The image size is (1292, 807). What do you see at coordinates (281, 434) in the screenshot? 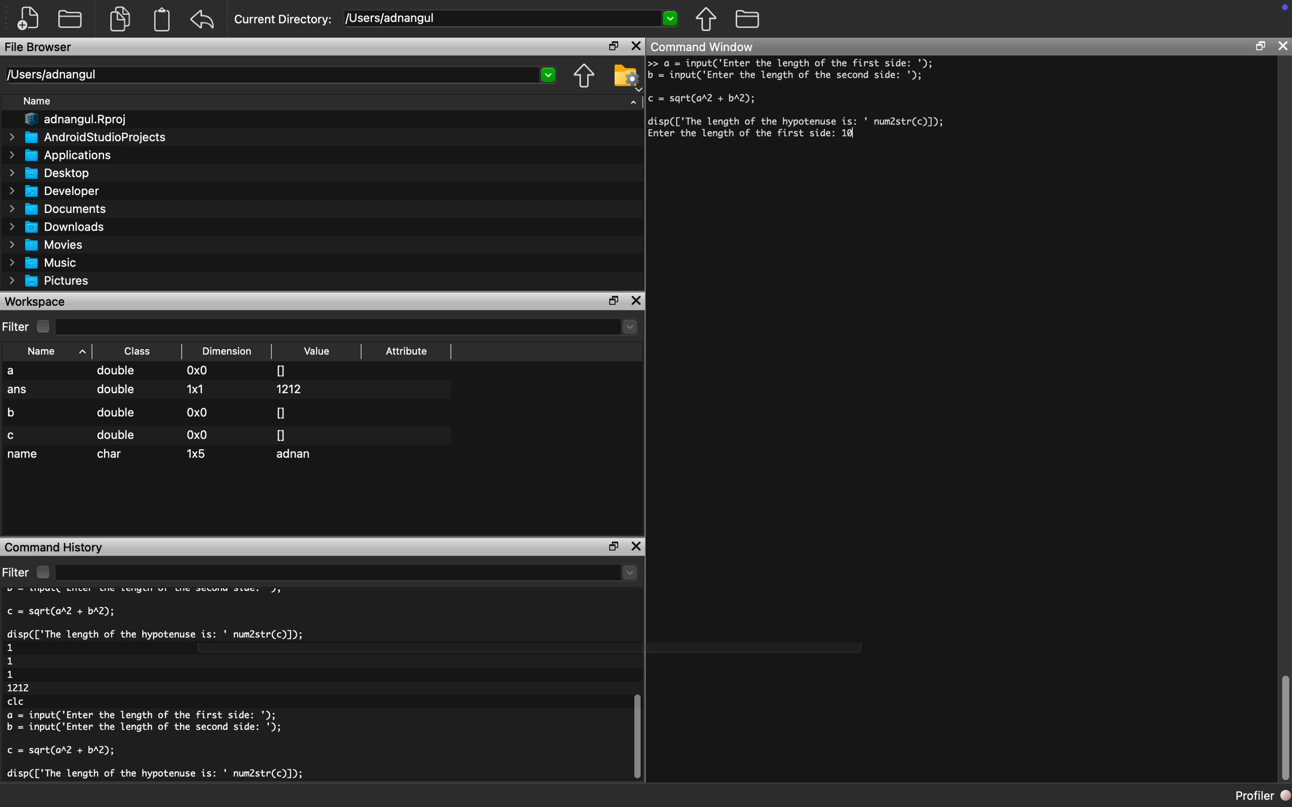
I see `0` at bounding box center [281, 434].